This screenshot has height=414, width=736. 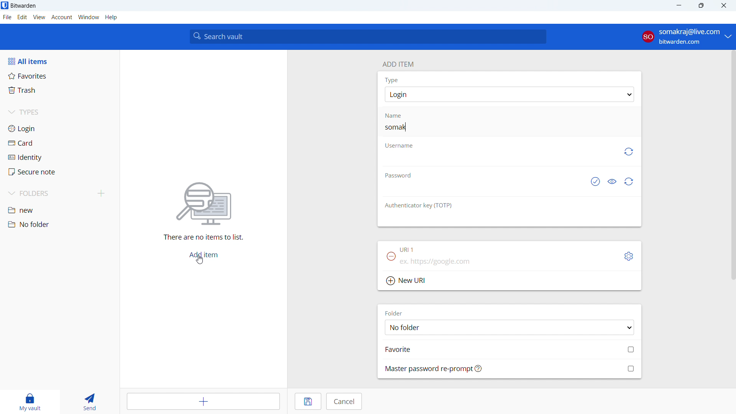 I want to click on SCROLL BAR, so click(x=731, y=166).